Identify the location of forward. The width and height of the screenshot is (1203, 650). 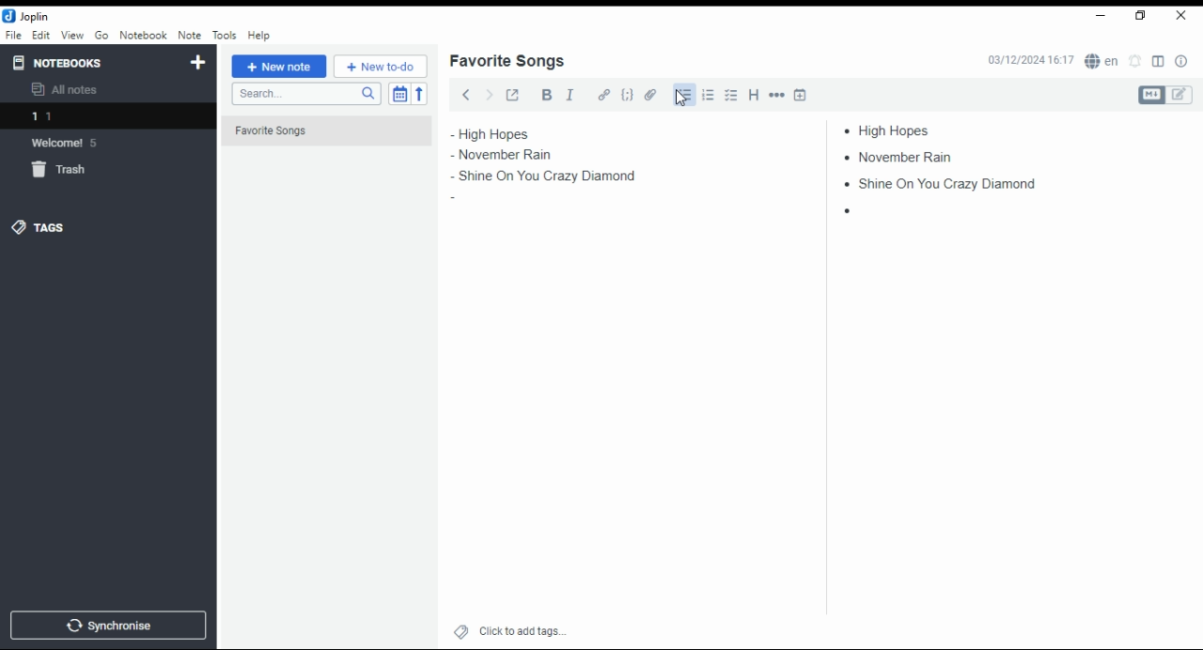
(489, 93).